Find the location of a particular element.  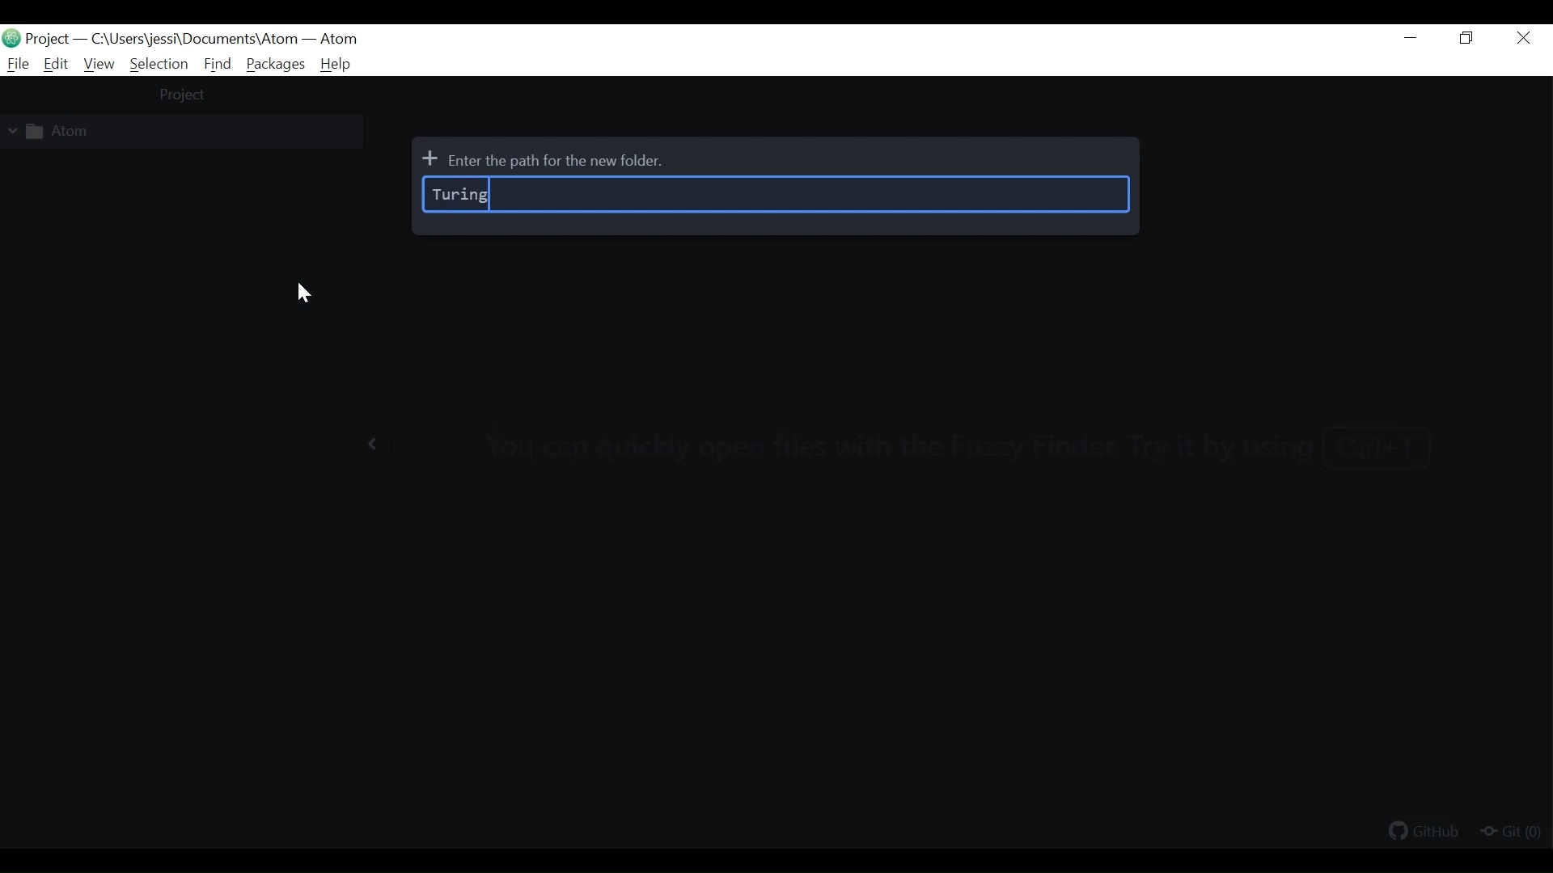

Restore is located at coordinates (1469, 39).